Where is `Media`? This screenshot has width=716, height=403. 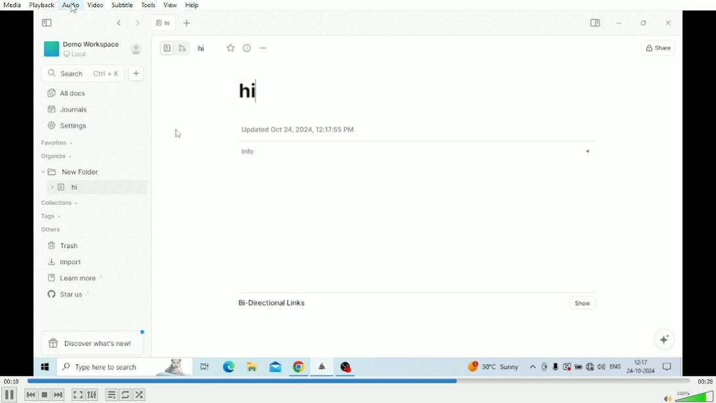
Media is located at coordinates (13, 5).